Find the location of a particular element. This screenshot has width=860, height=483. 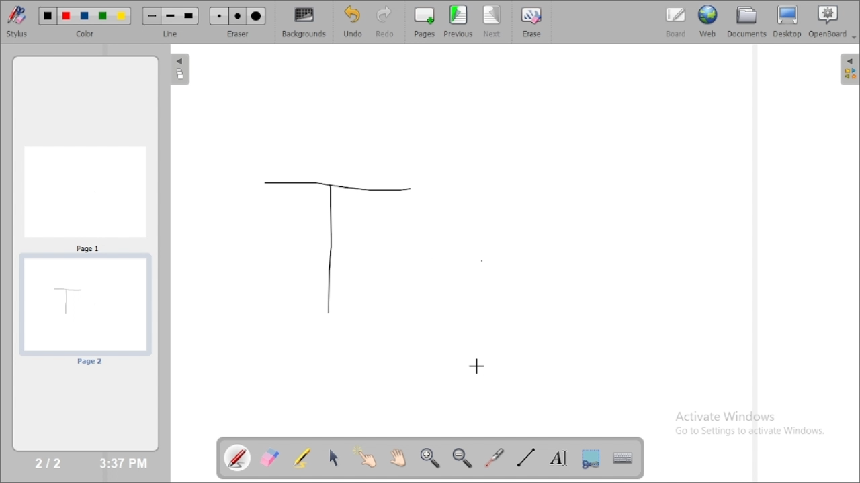

color is located at coordinates (87, 34).